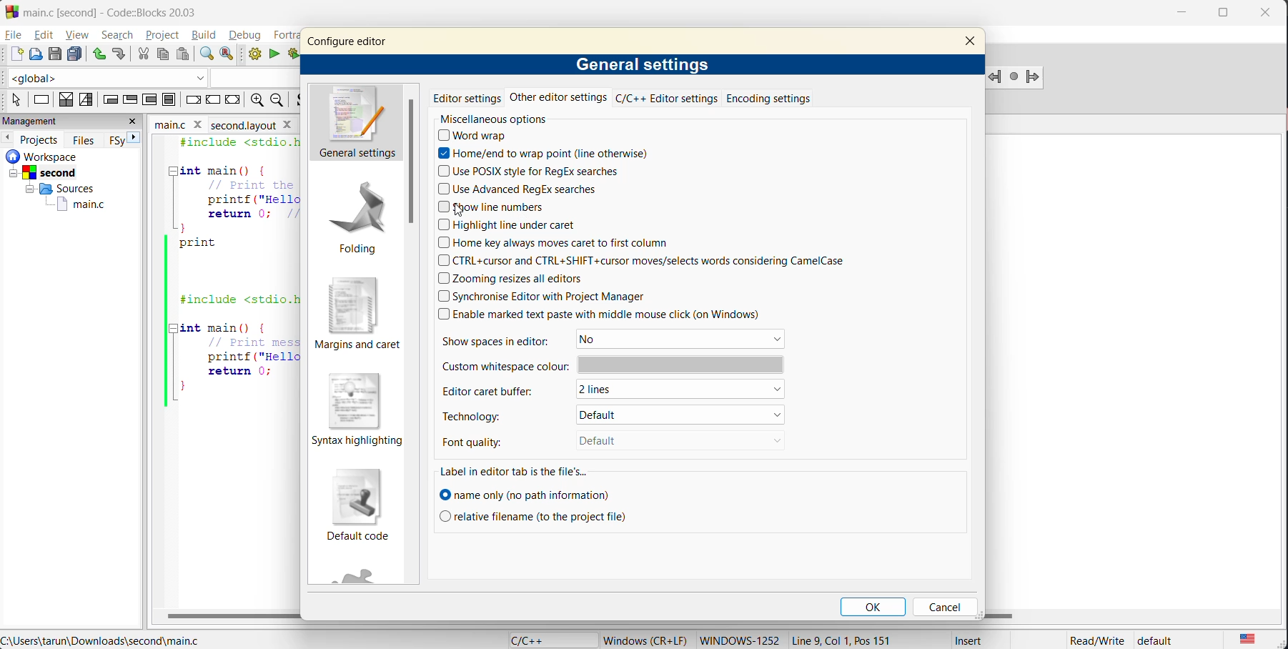 This screenshot has width=1288, height=649. What do you see at coordinates (1014, 77) in the screenshot?
I see `last jump` at bounding box center [1014, 77].